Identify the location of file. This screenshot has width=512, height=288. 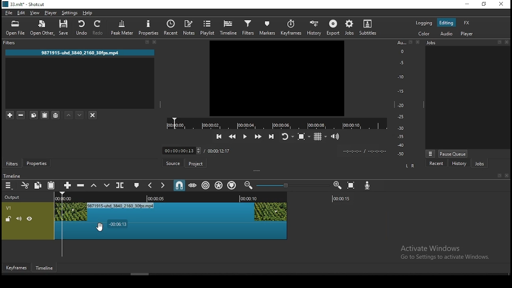
(9, 13).